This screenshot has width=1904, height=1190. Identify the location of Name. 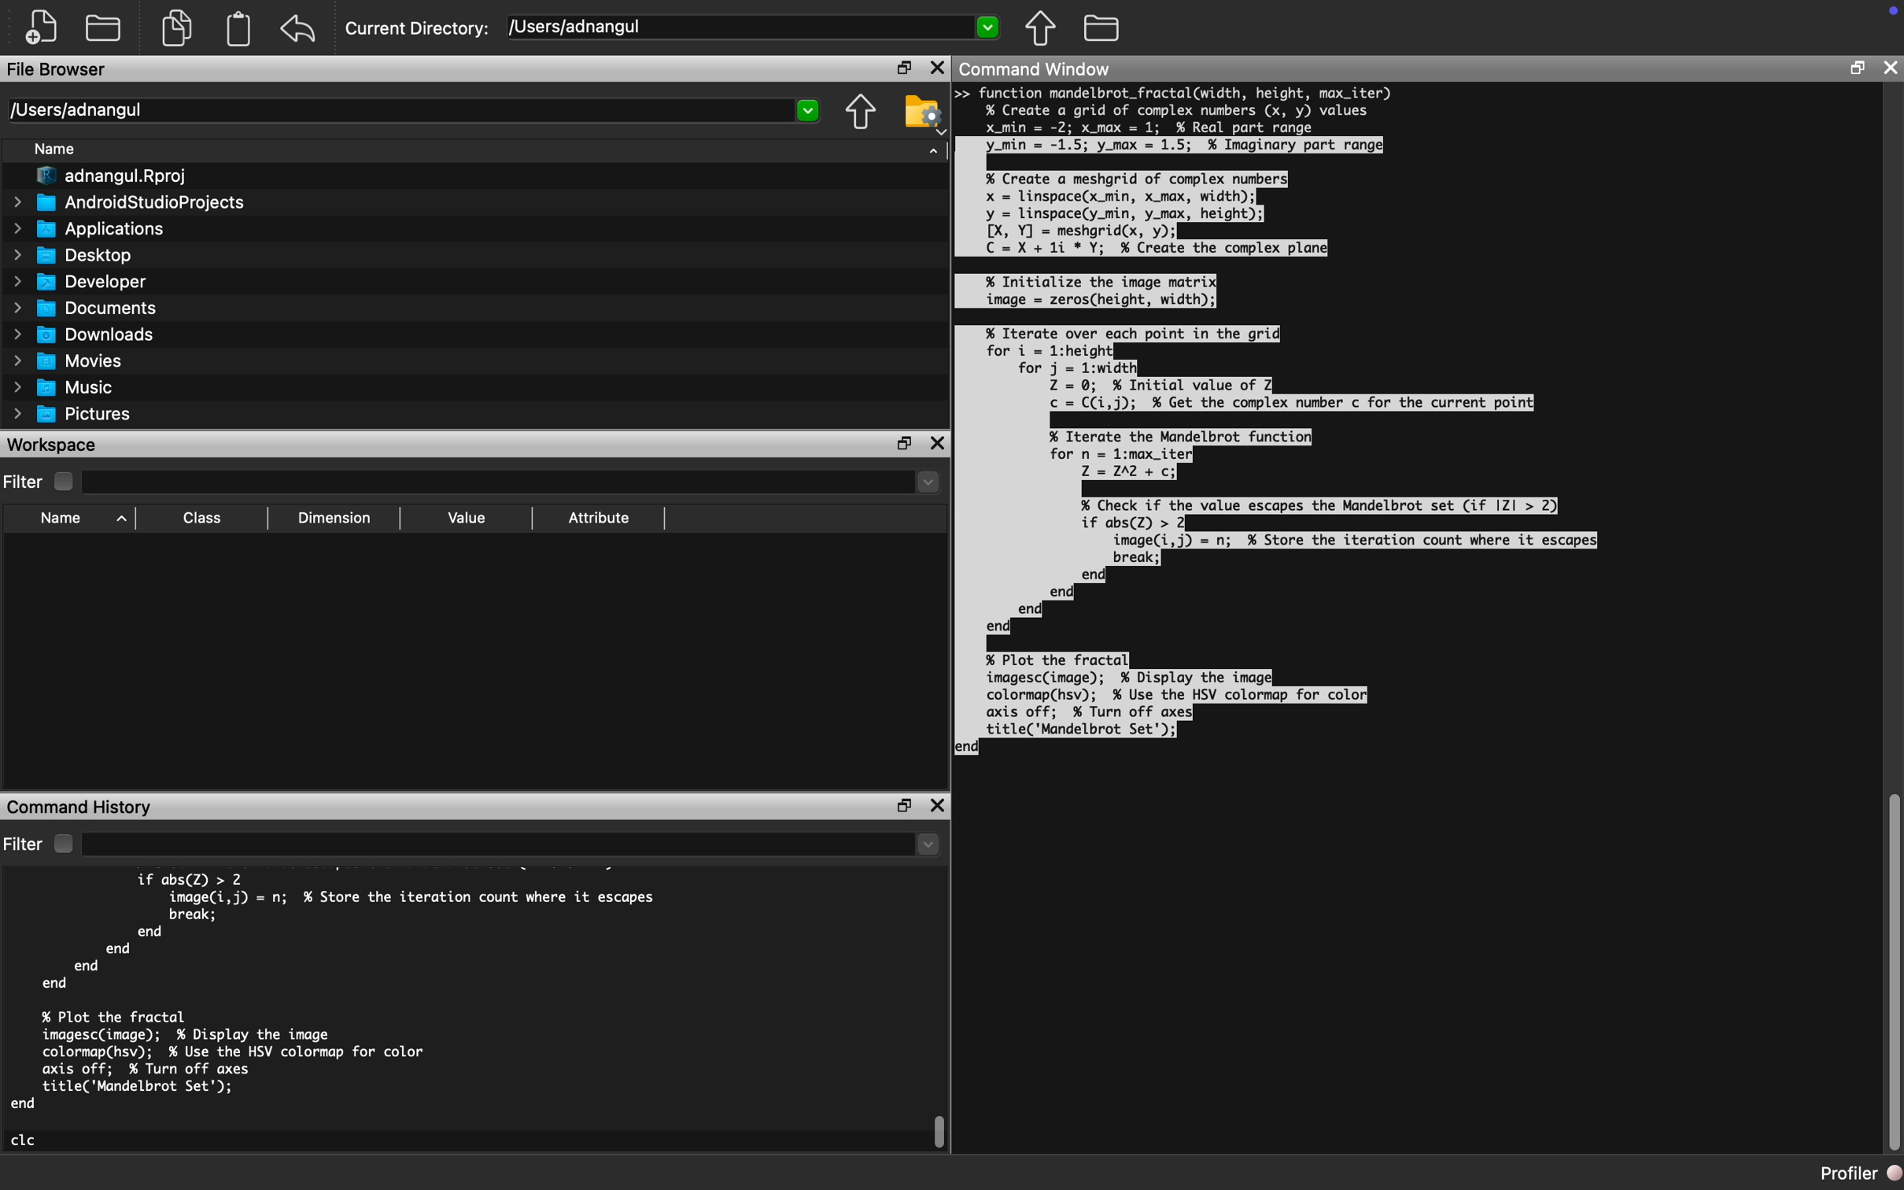
(54, 148).